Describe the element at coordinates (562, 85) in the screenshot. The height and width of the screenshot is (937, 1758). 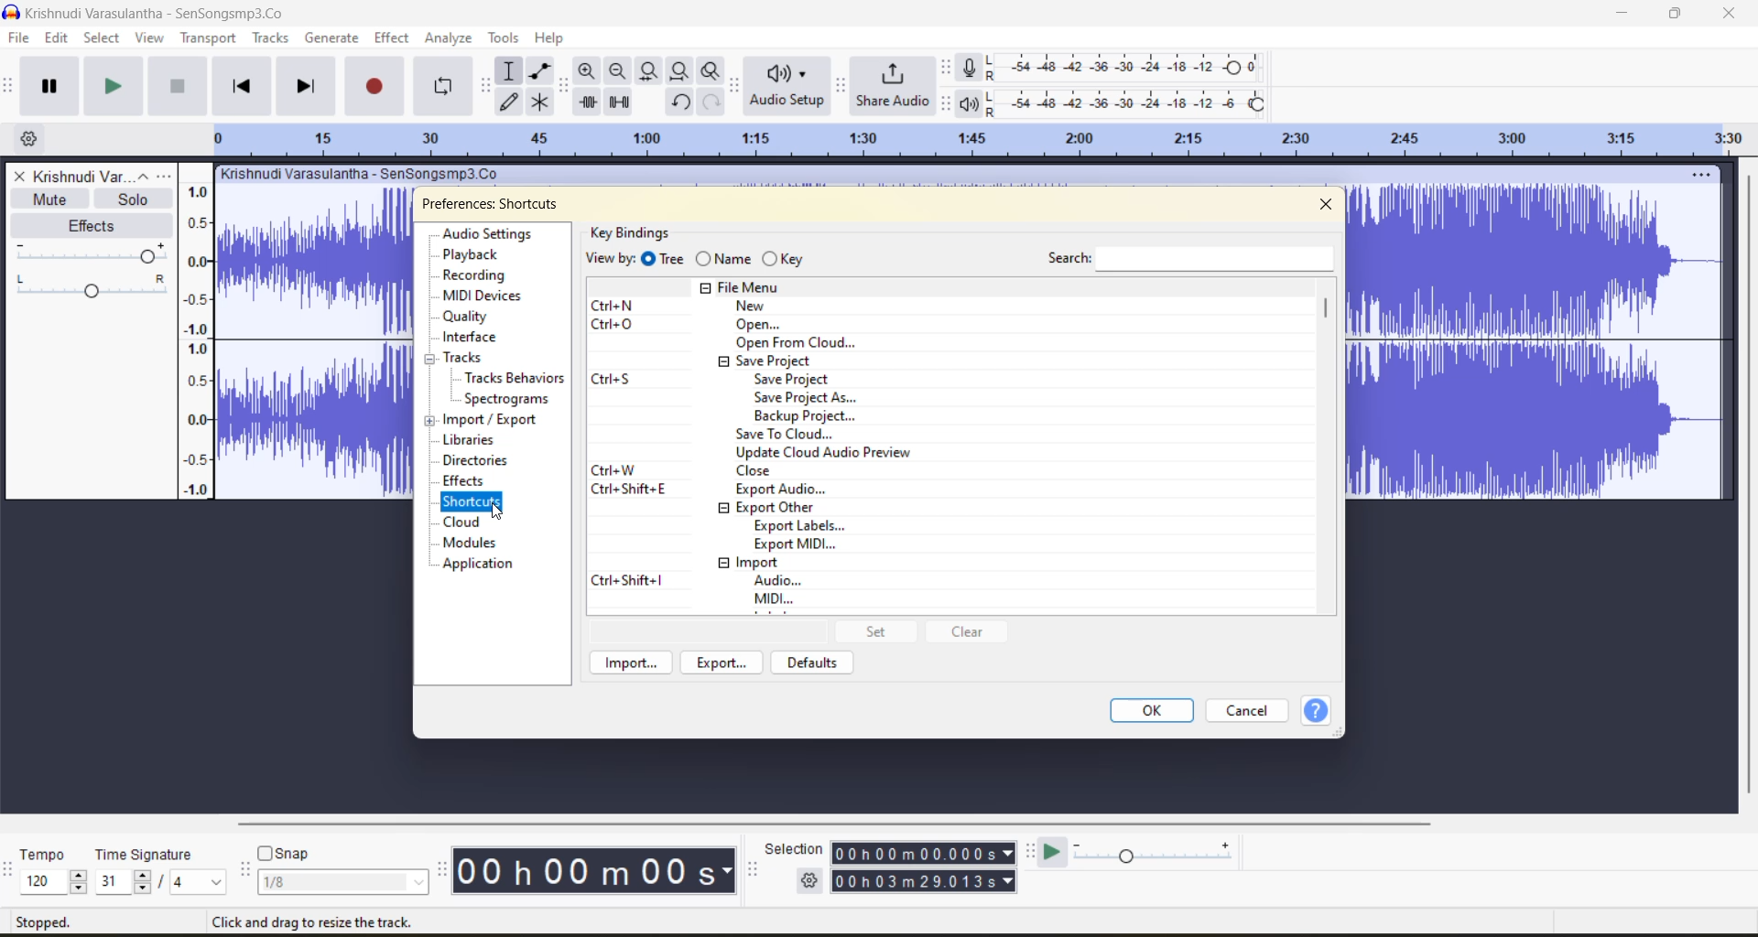
I see `edit tool bar` at that location.